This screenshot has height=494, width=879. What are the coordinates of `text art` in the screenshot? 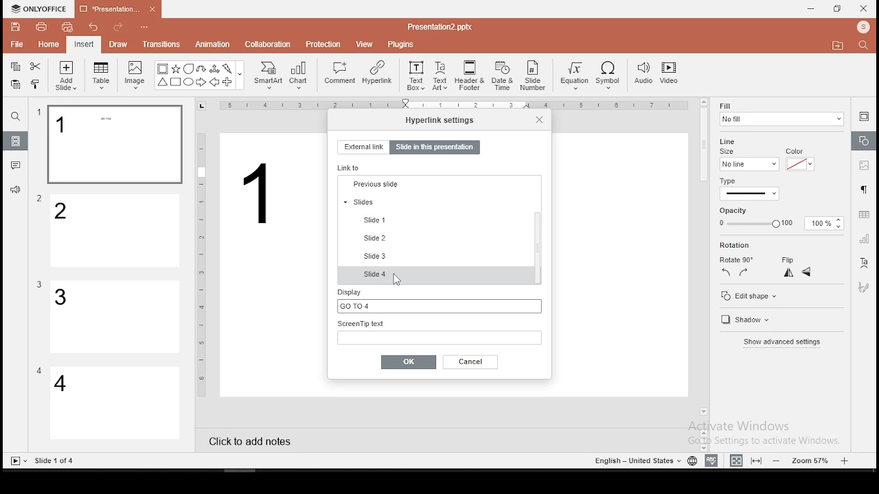 It's located at (440, 75).